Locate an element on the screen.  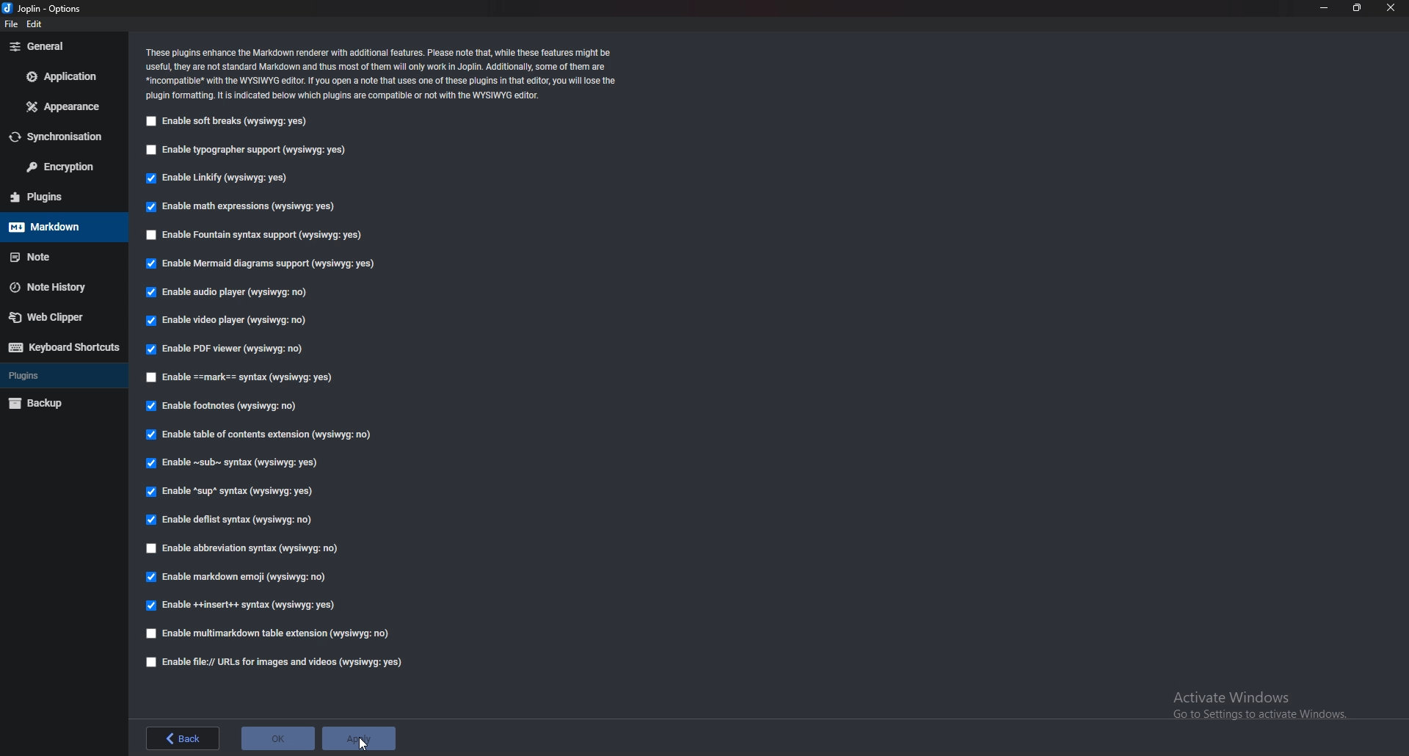
Application is located at coordinates (63, 76).